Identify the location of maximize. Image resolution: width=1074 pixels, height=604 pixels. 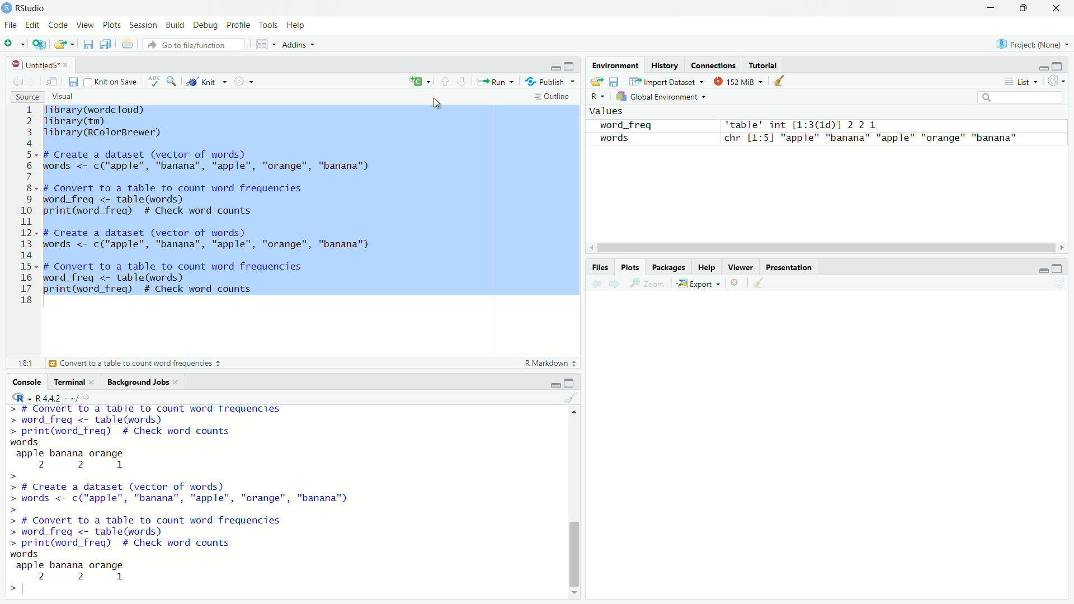
(1059, 67).